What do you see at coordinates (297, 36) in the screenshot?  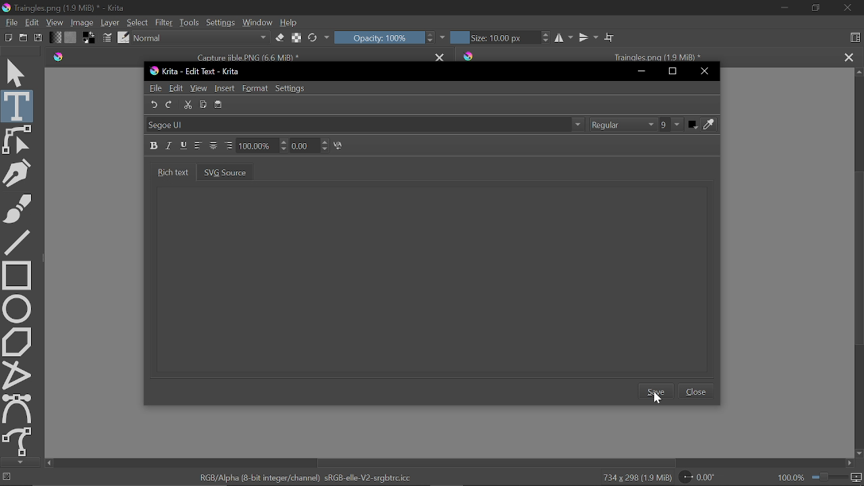 I see `Preserve Alpha` at bounding box center [297, 36].